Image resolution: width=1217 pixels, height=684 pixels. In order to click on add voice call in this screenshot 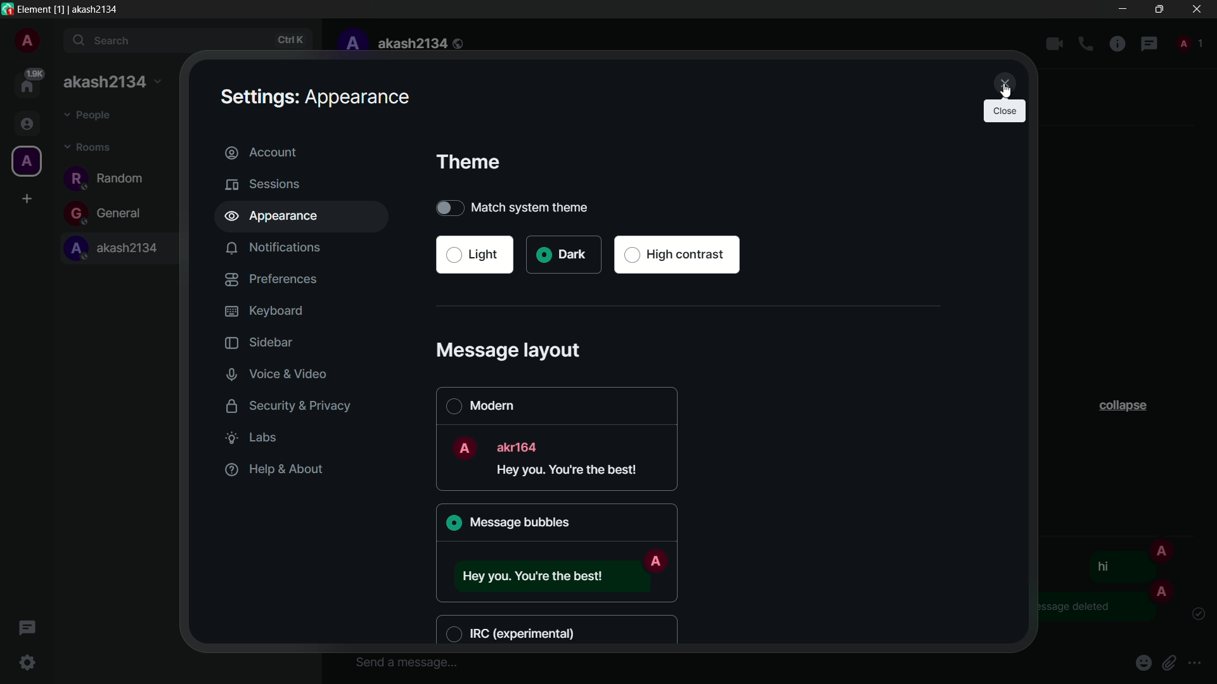, I will do `click(1086, 44)`.